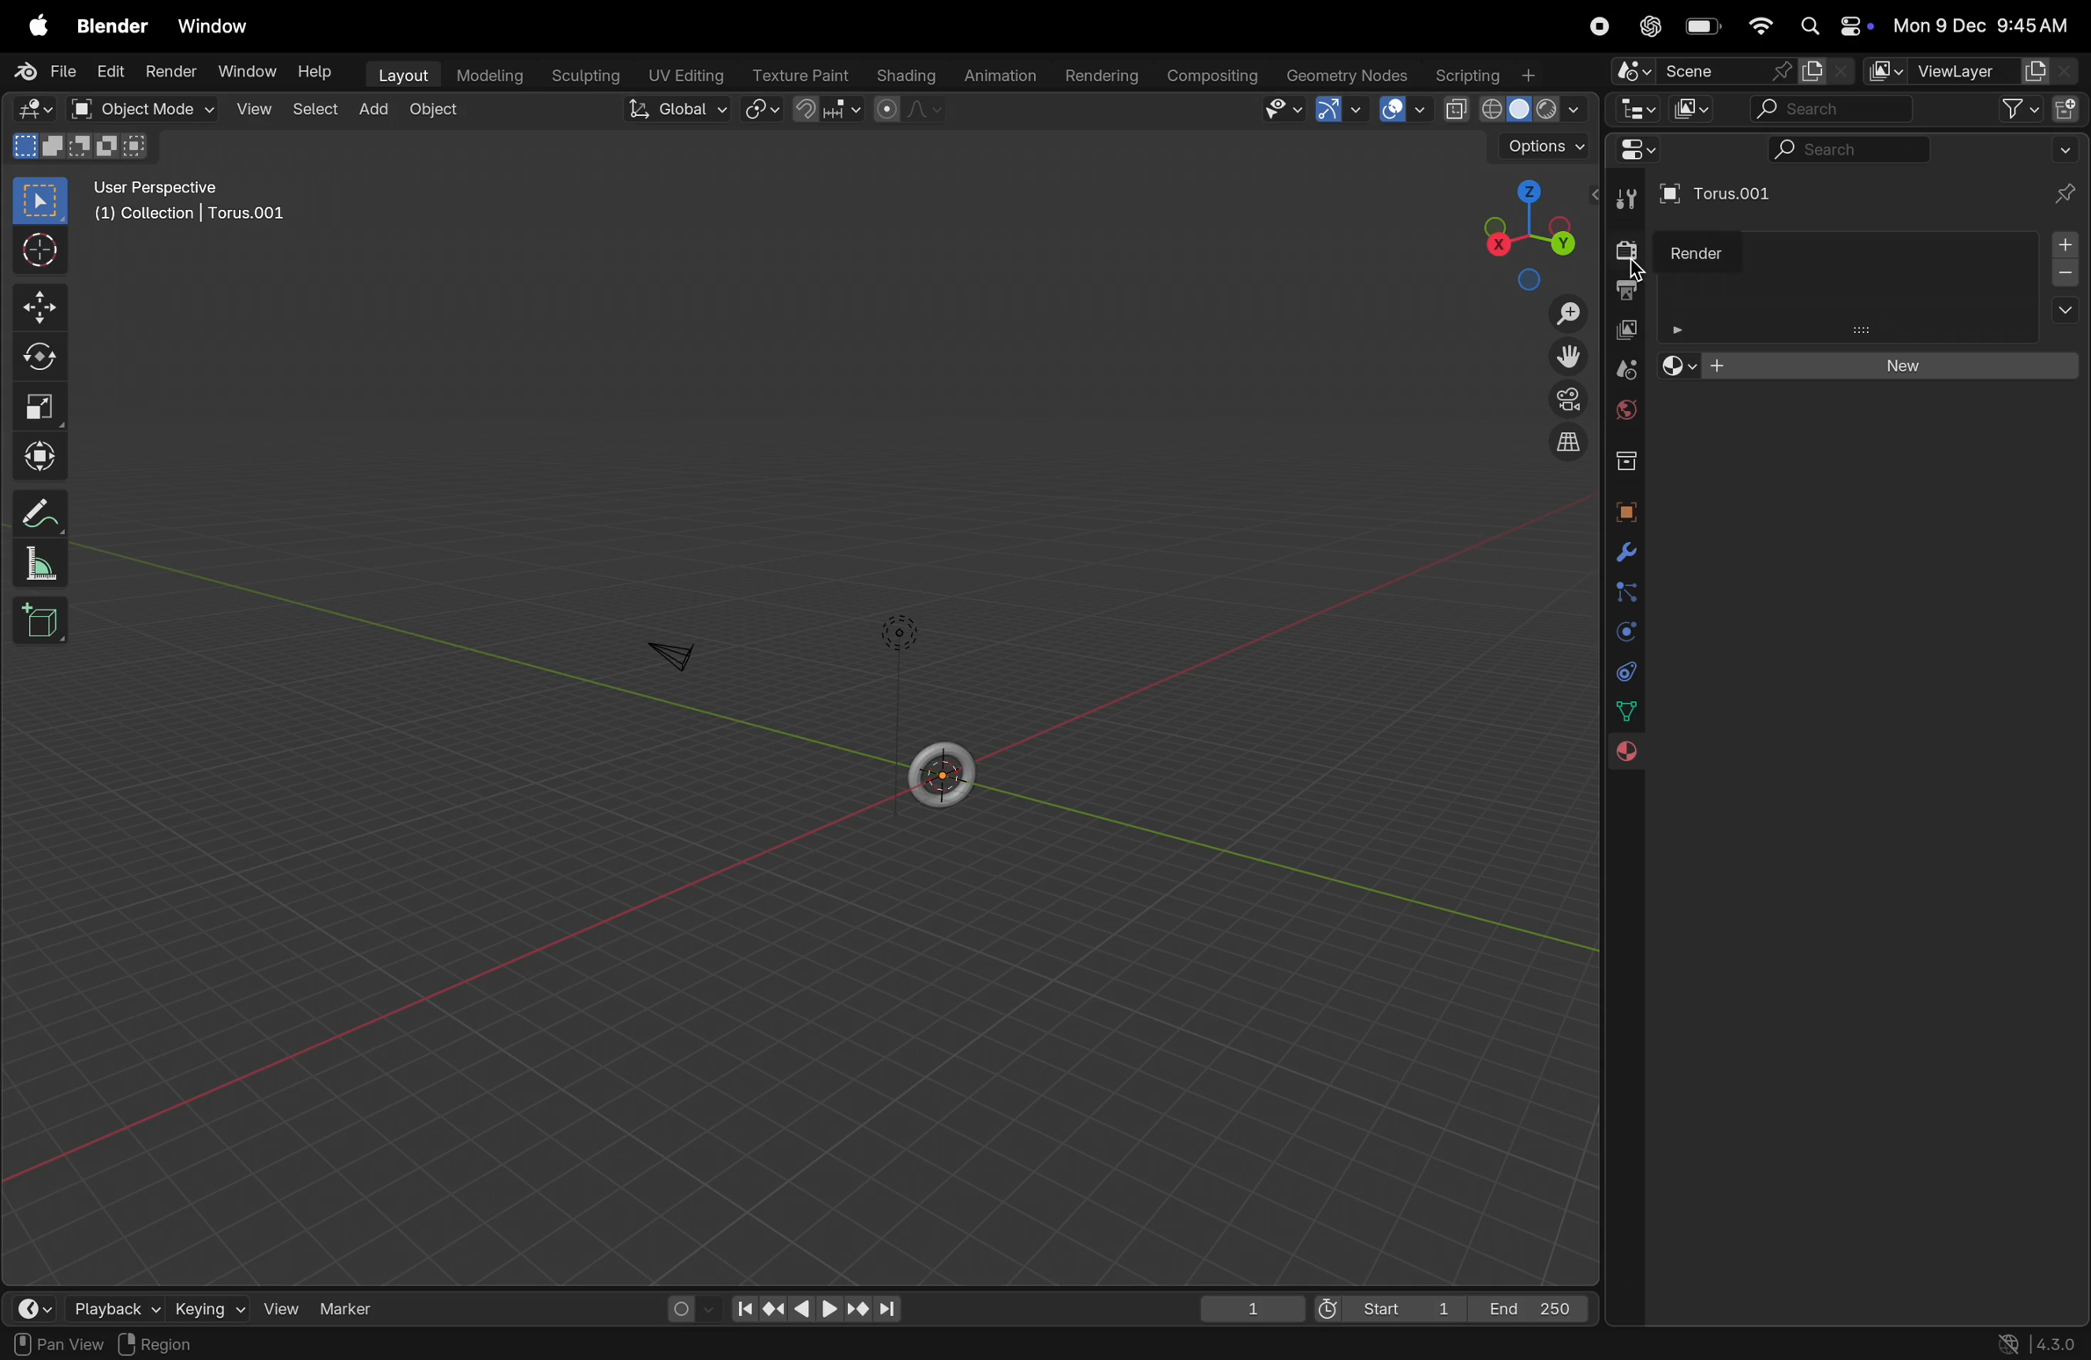  Describe the element at coordinates (1349, 74) in the screenshot. I see `Geomtery notes` at that location.